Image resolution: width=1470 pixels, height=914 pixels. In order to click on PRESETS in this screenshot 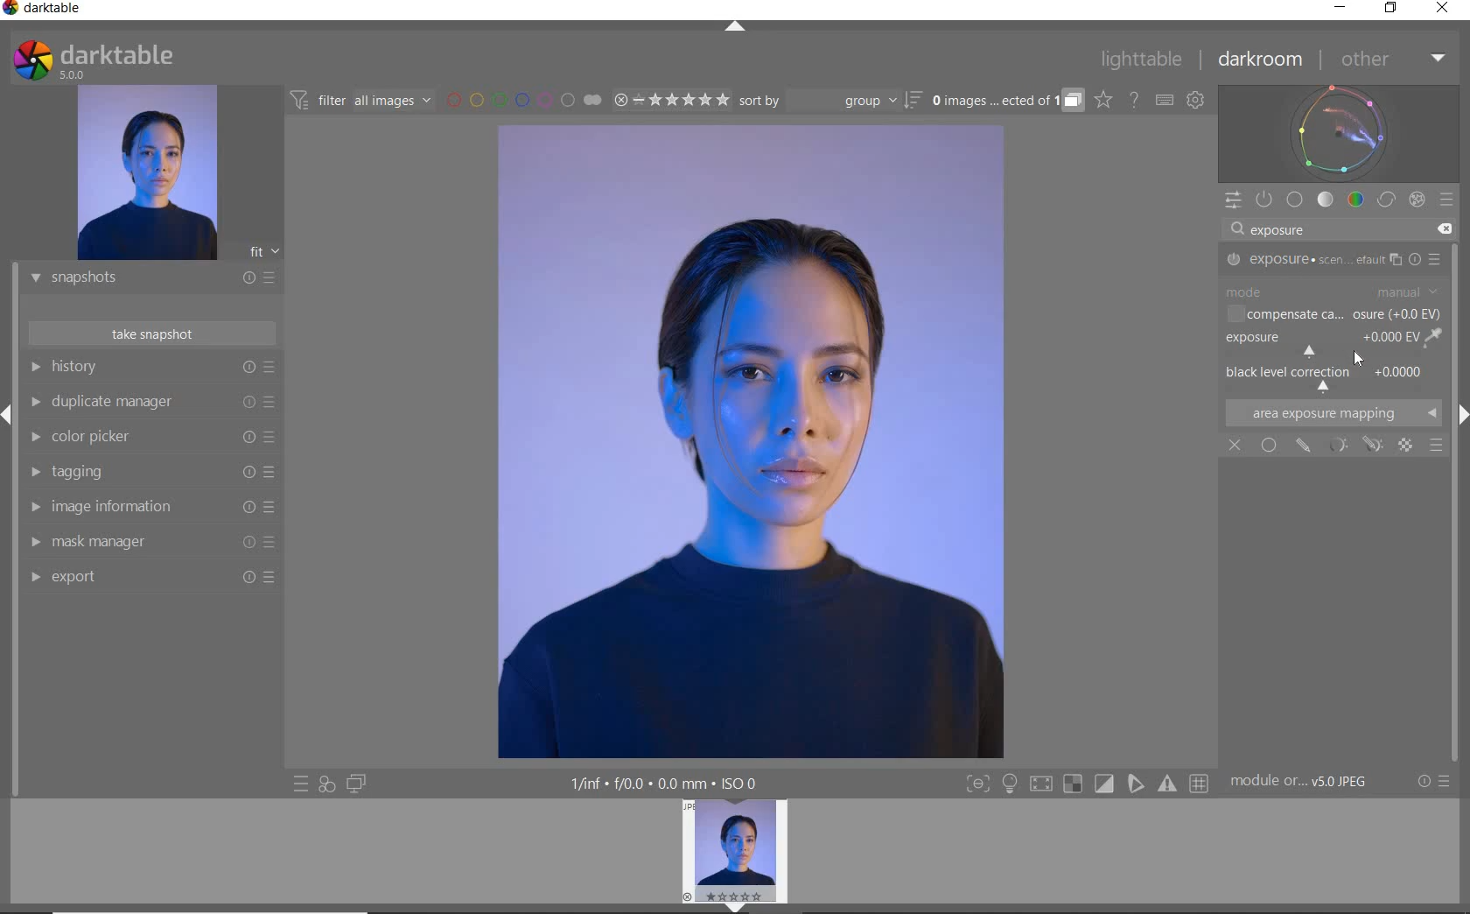, I will do `click(1446, 199)`.